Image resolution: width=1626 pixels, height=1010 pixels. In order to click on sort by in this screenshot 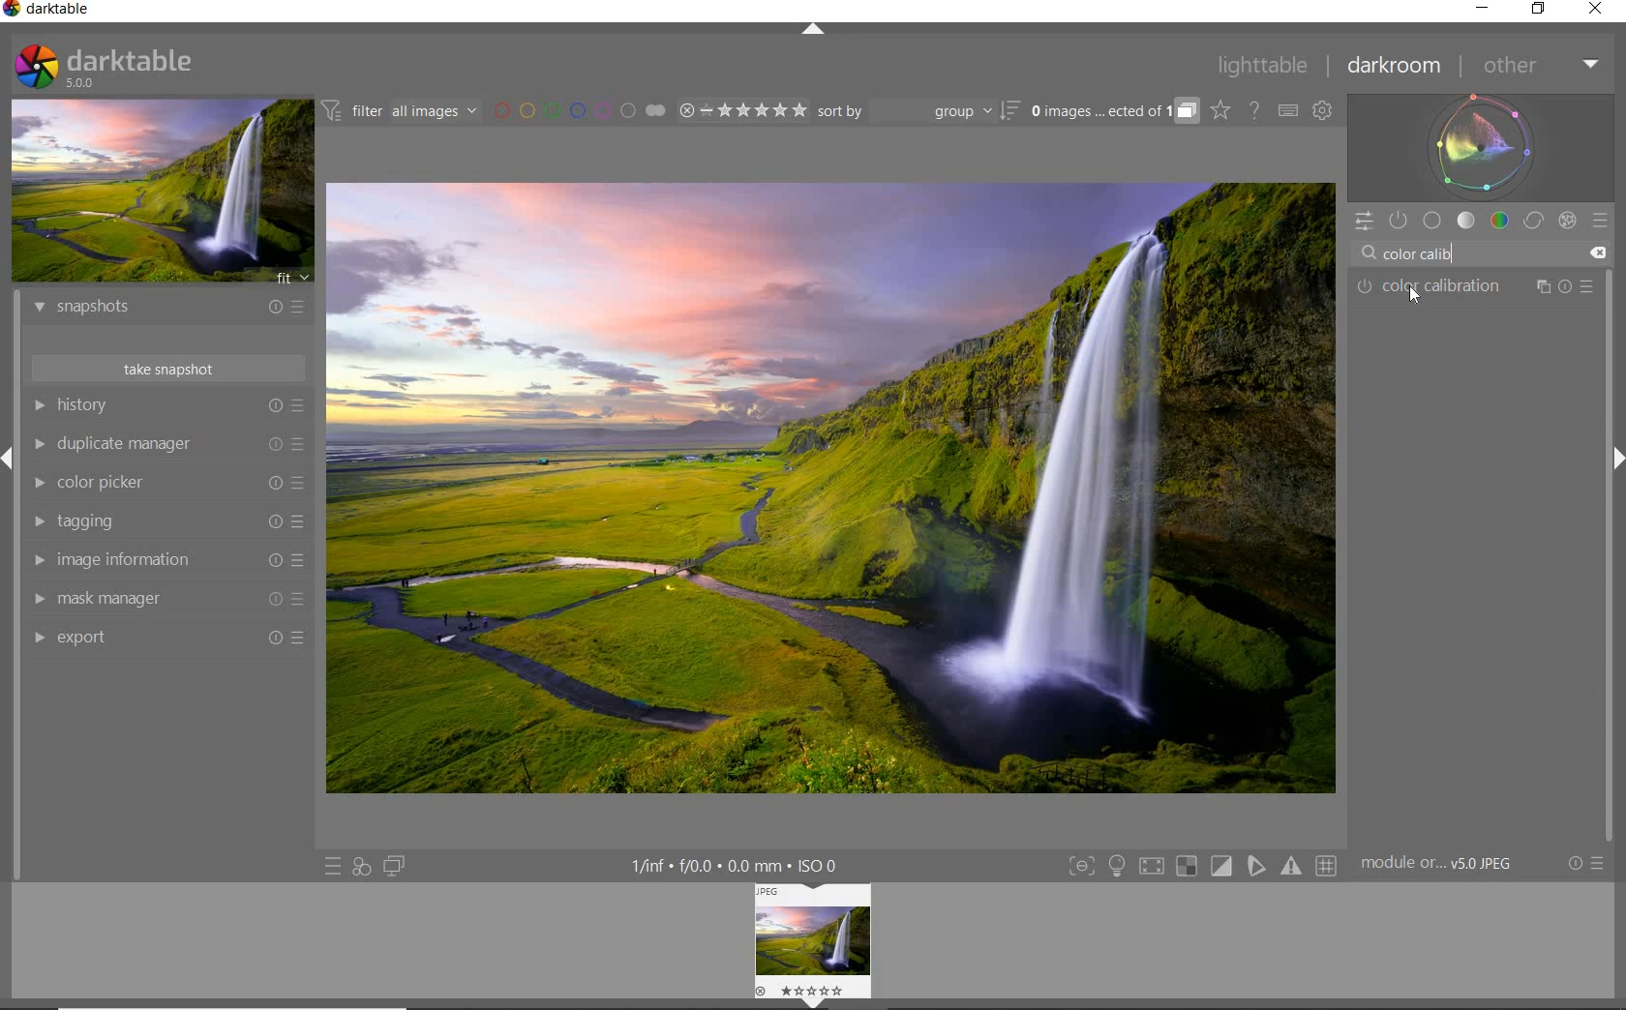, I will do `click(918, 110)`.